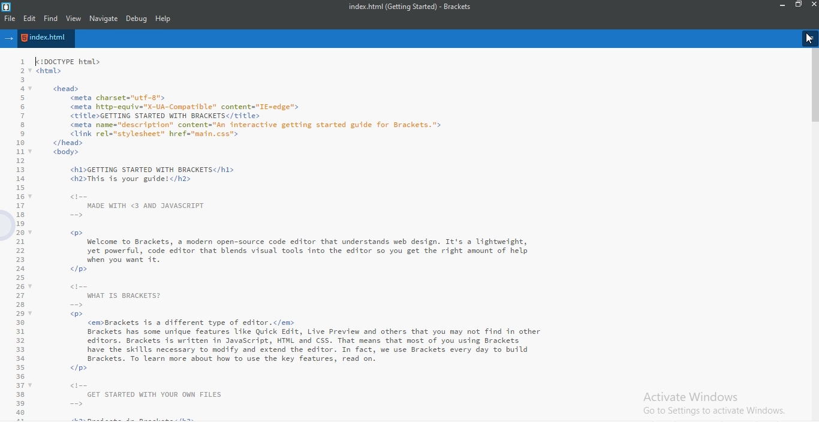 This screenshot has width=819, height=422. Describe the element at coordinates (415, 6) in the screenshot. I see `index.html (Getting Started) - Brackets` at that location.